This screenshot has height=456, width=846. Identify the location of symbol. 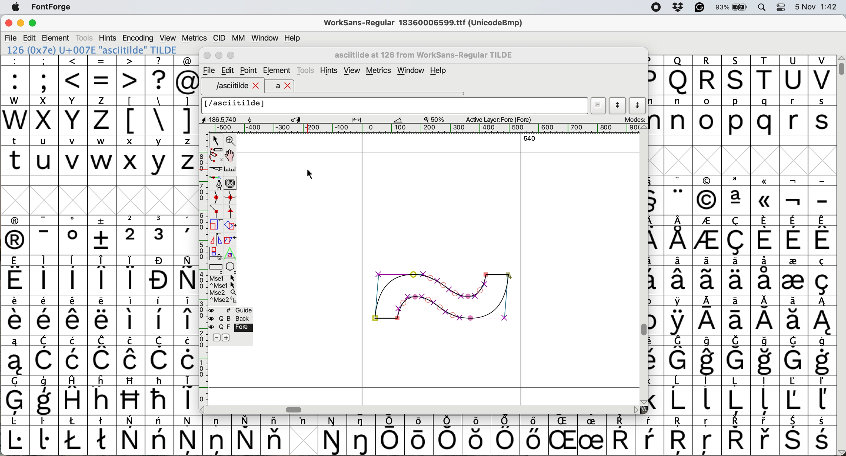
(74, 315).